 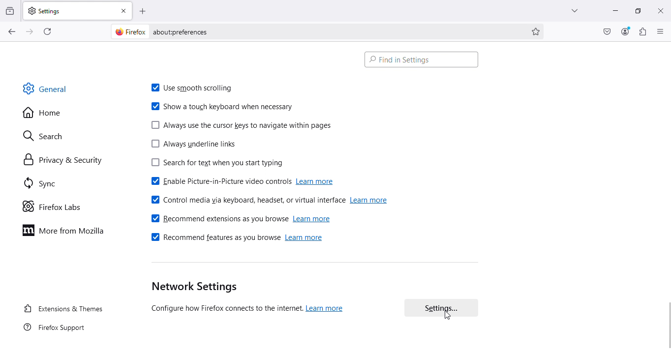 I want to click on Show a touch keyboard when necessary, so click(x=223, y=107).